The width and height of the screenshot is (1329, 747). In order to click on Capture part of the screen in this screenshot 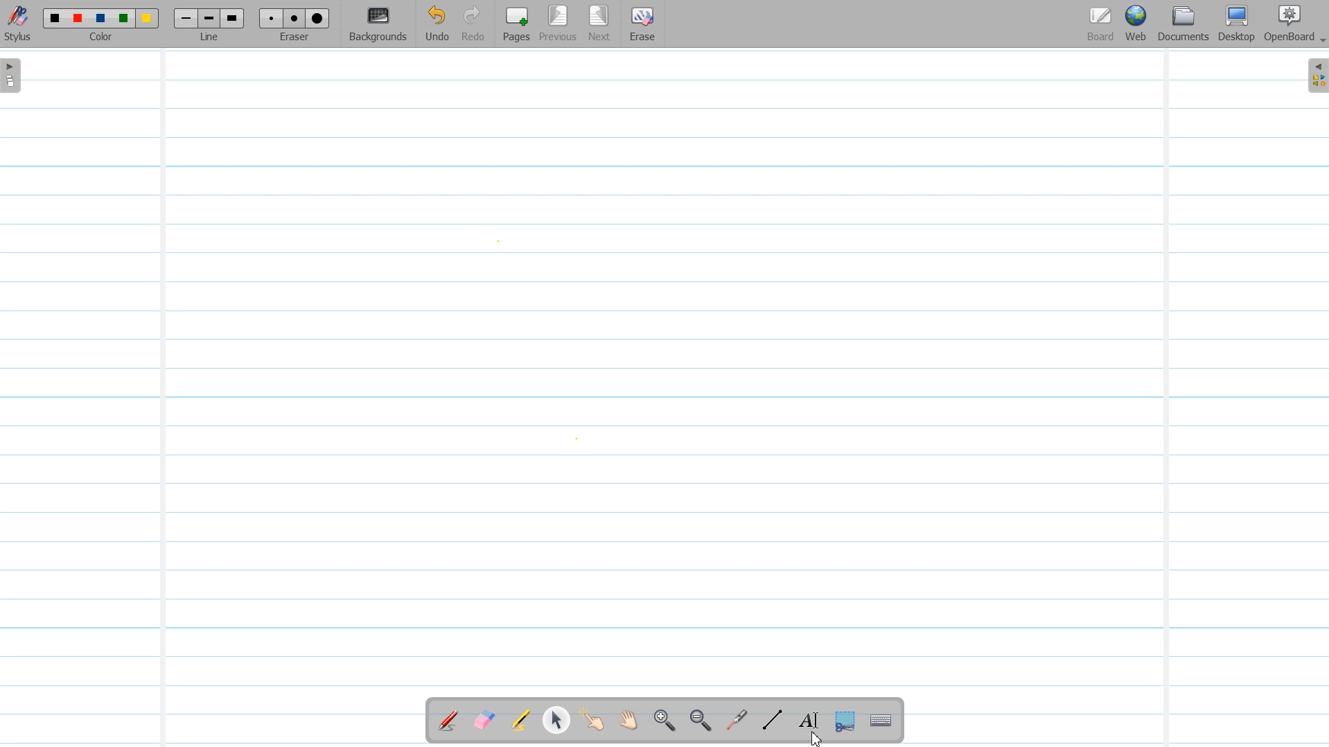, I will do `click(843, 721)`.